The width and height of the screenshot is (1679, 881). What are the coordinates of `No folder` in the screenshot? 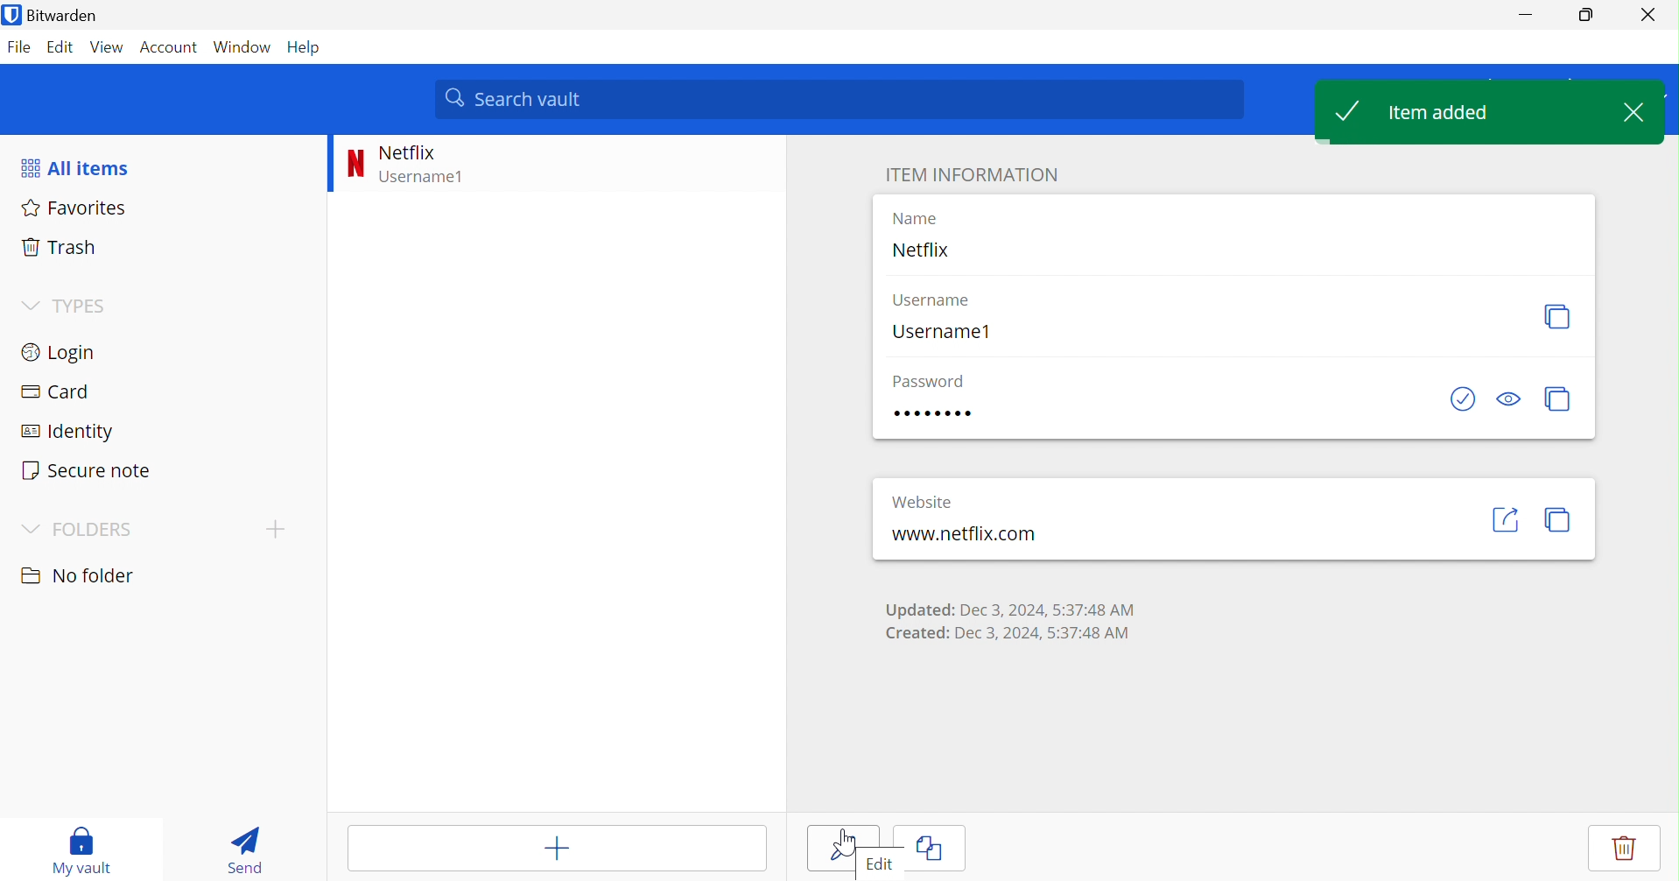 It's located at (78, 575).